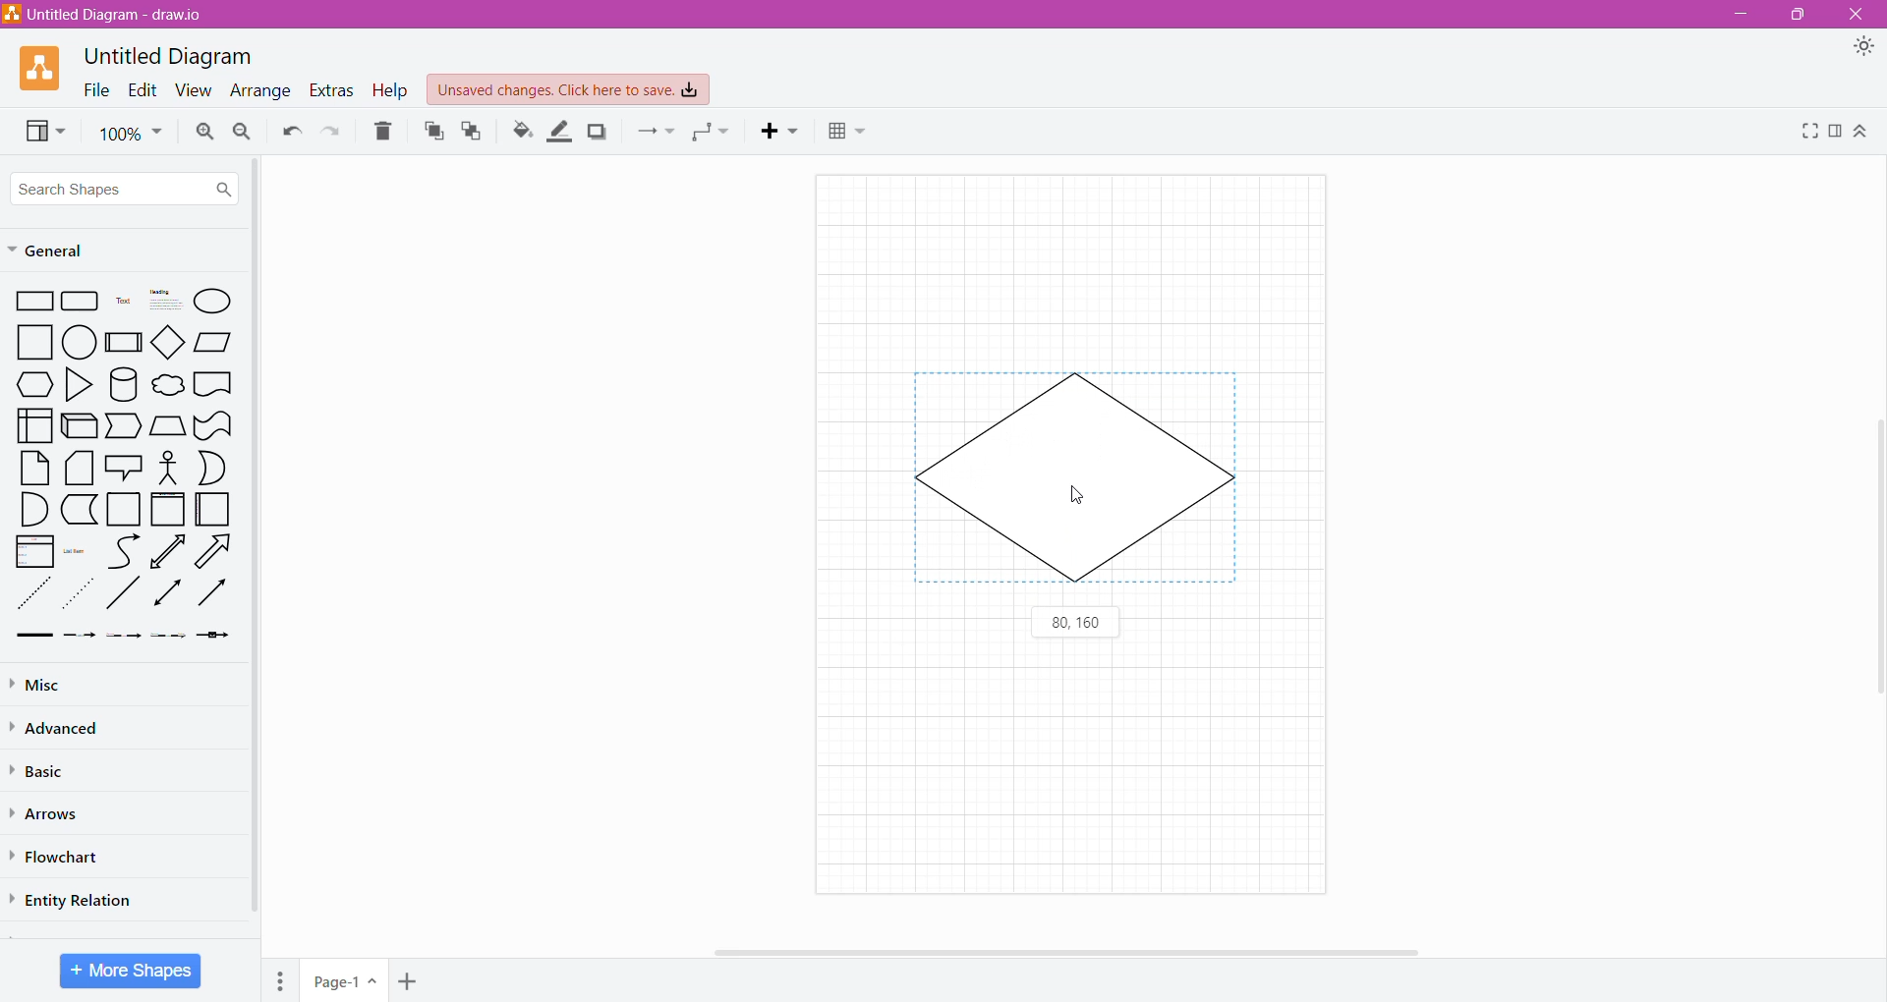 This screenshot has height=1002, width=1887. Describe the element at coordinates (167, 511) in the screenshot. I see `Vertical Container` at that location.